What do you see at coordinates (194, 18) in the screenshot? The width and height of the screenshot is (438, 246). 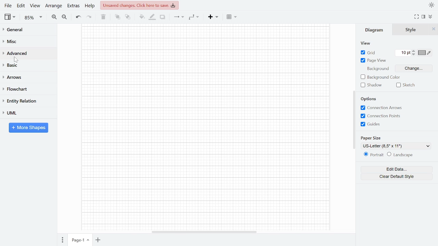 I see `Waypoints` at bounding box center [194, 18].